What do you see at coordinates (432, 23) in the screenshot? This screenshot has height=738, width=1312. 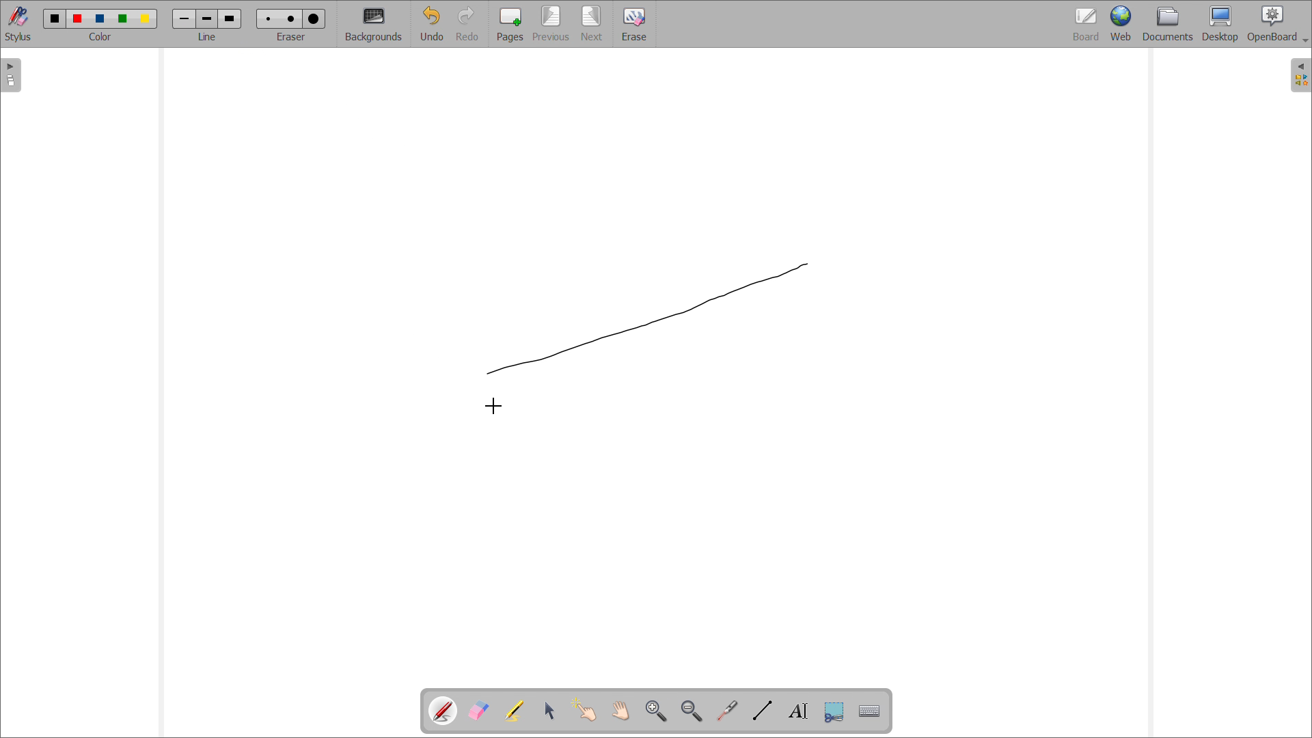 I see `undo` at bounding box center [432, 23].